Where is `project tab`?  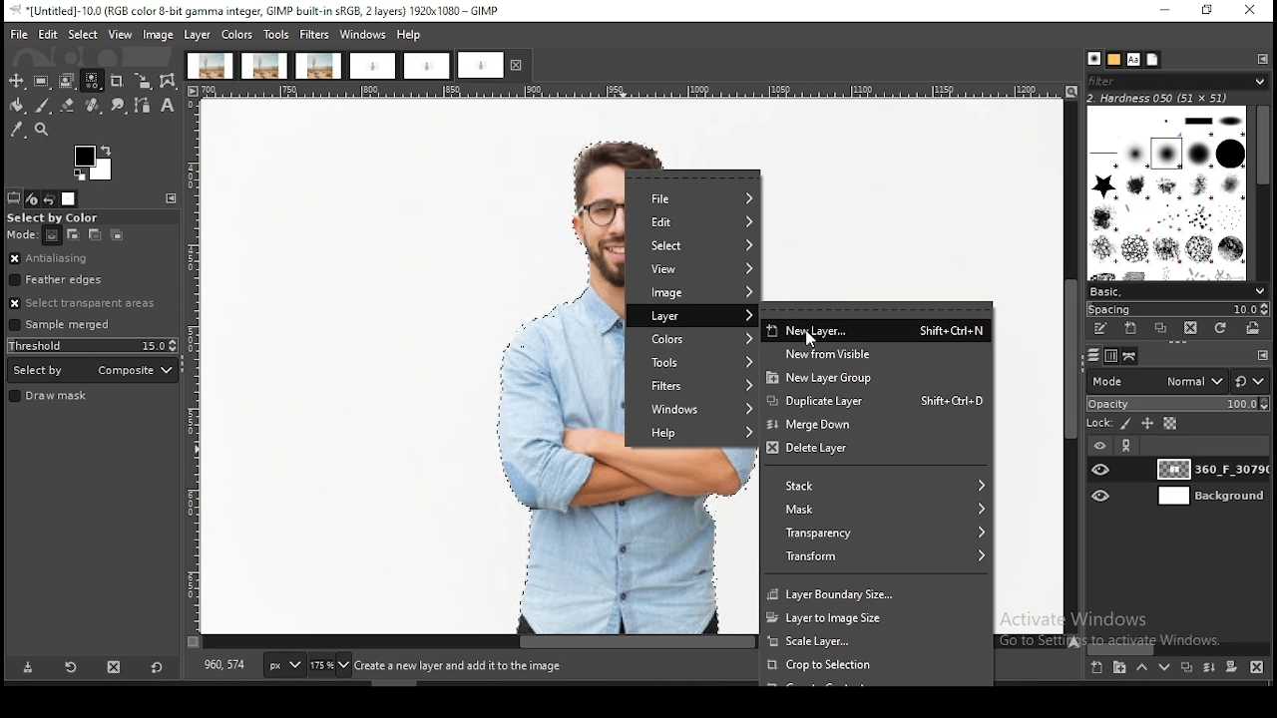
project tab is located at coordinates (427, 67).